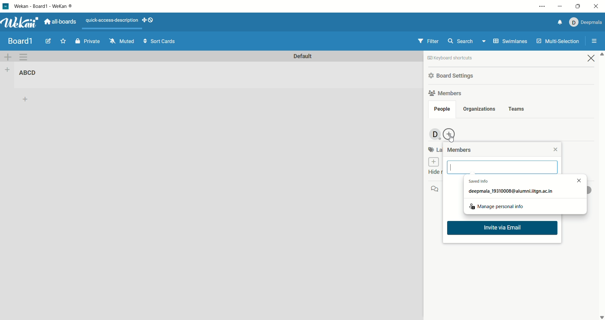  What do you see at coordinates (44, 6) in the screenshot?
I see `title` at bounding box center [44, 6].